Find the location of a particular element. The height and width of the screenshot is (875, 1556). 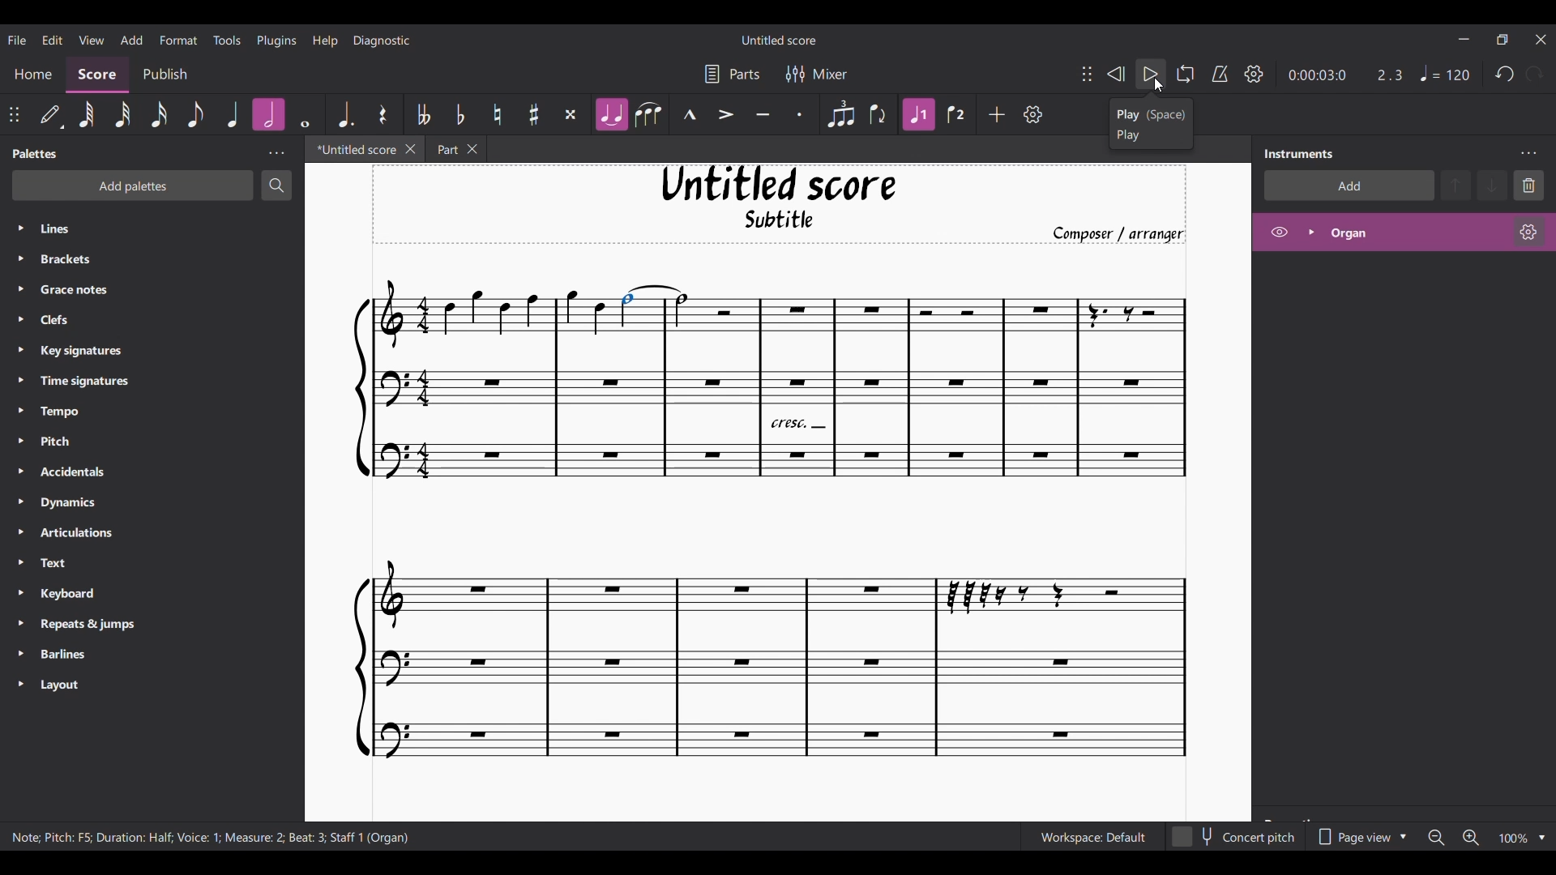

Highlighted after current selection is located at coordinates (919, 114).